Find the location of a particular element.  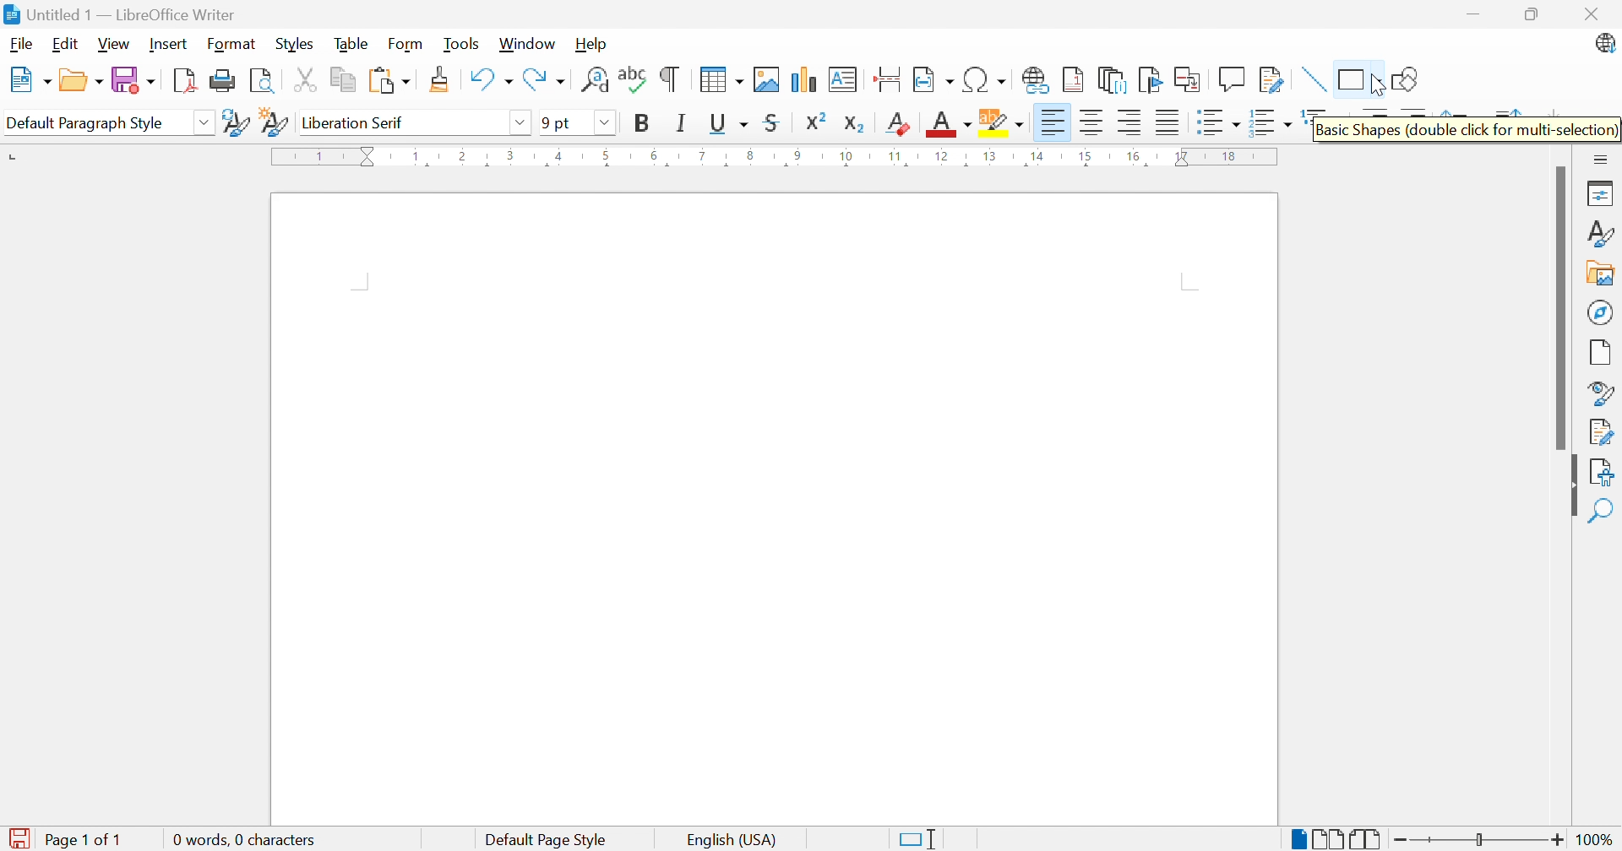

View is located at coordinates (114, 43).